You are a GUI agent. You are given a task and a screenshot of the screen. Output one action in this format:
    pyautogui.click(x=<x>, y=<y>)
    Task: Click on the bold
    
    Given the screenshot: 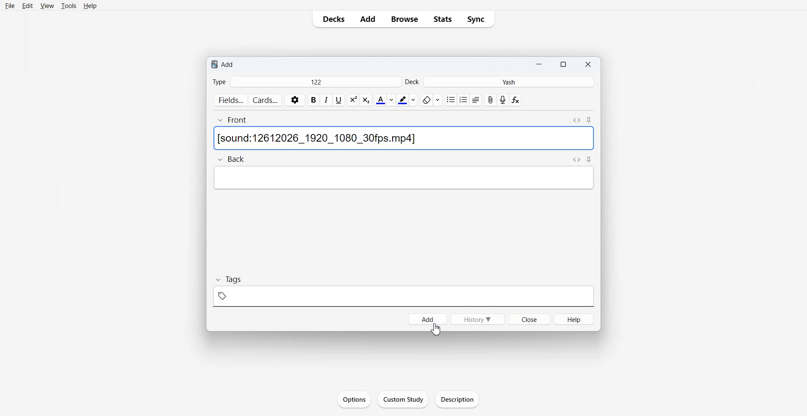 What is the action you would take?
    pyautogui.click(x=314, y=100)
    